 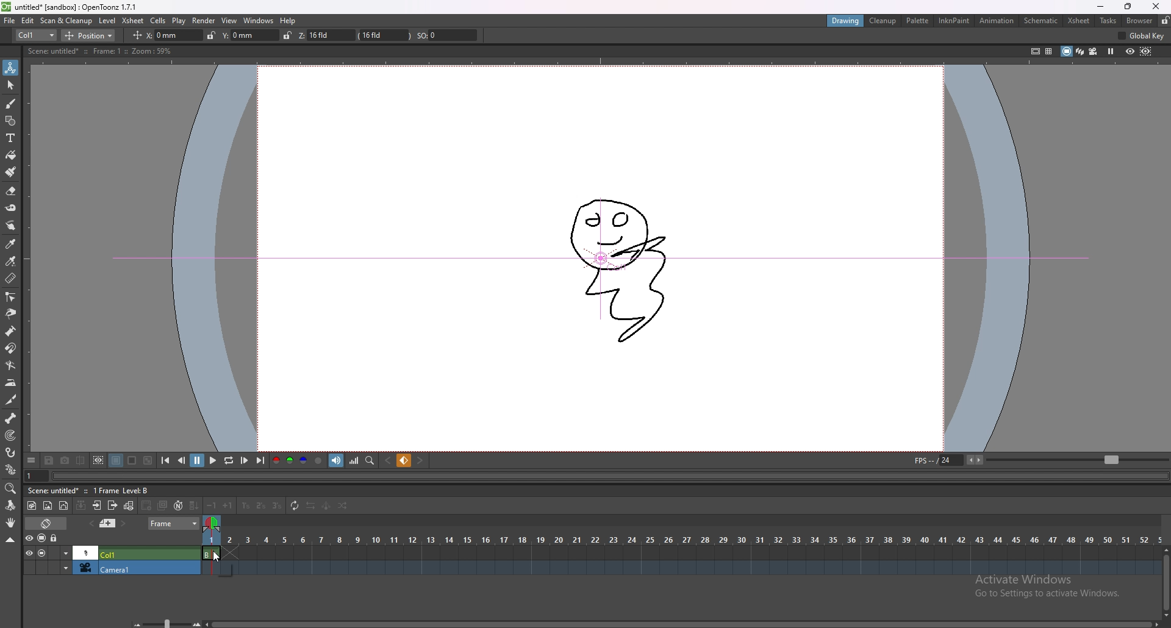 I want to click on close sub xsheet, so click(x=112, y=505).